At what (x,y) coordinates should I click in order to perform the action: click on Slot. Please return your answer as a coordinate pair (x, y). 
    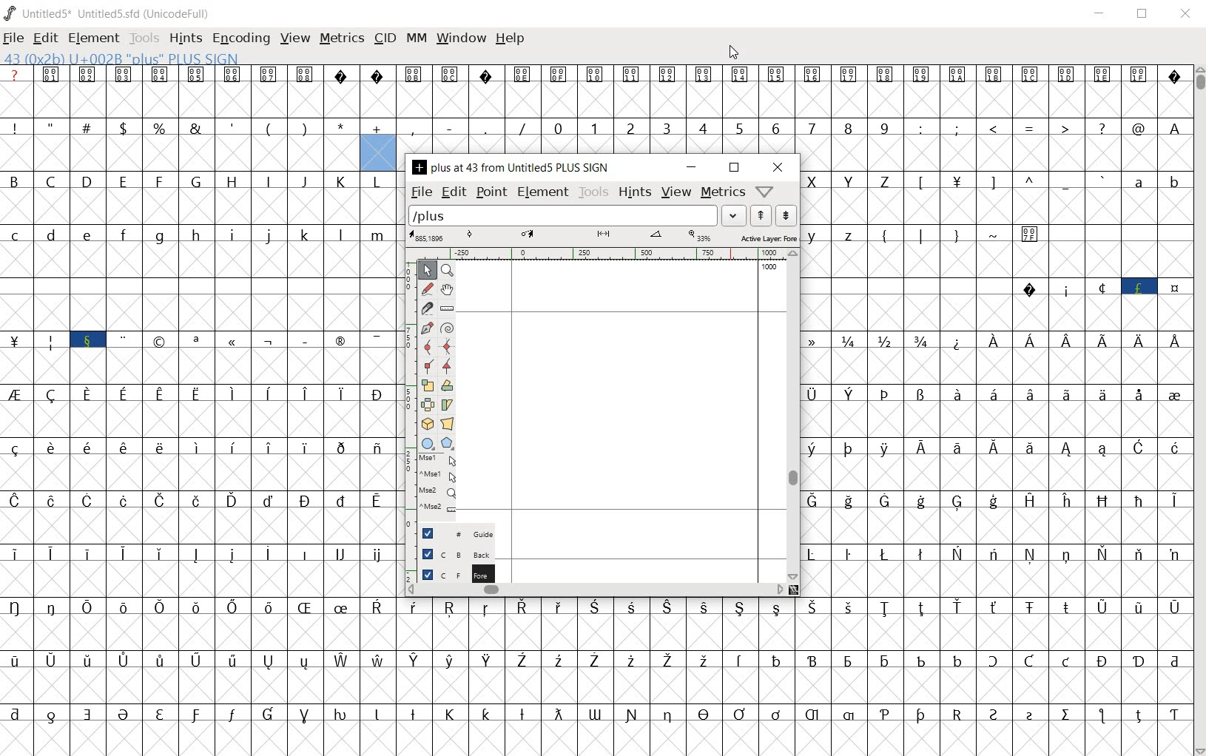
    Looking at the image, I should click on (1118, 250).